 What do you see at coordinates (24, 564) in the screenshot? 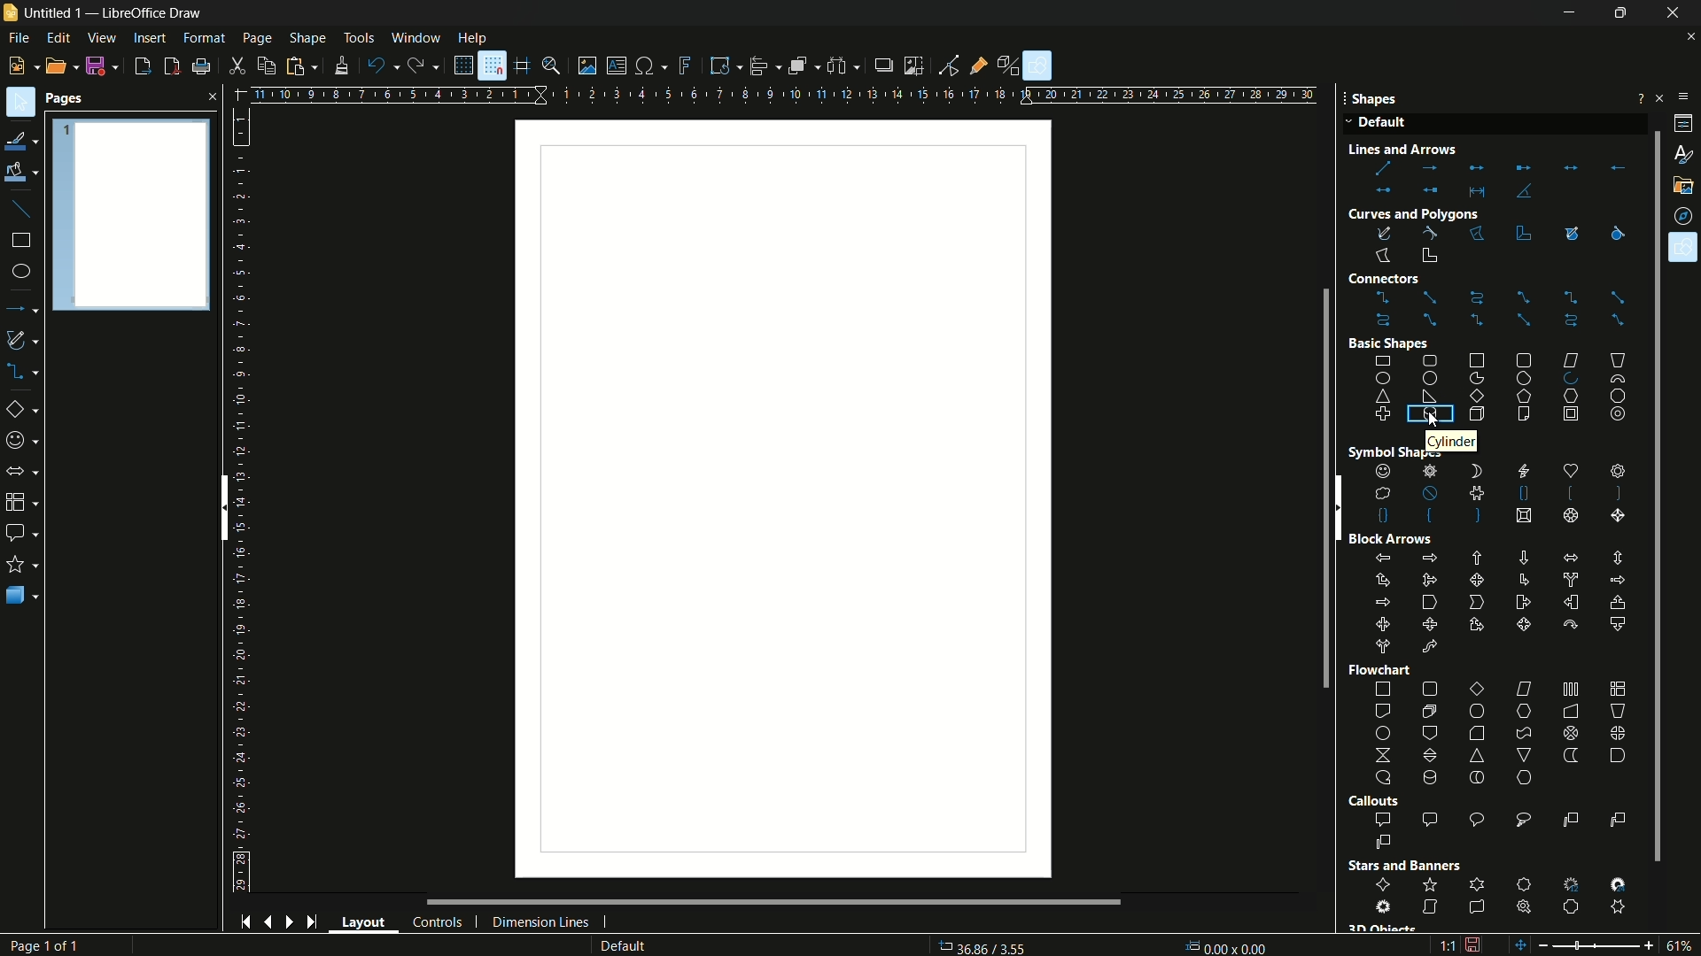
I see `stars and banners` at bounding box center [24, 564].